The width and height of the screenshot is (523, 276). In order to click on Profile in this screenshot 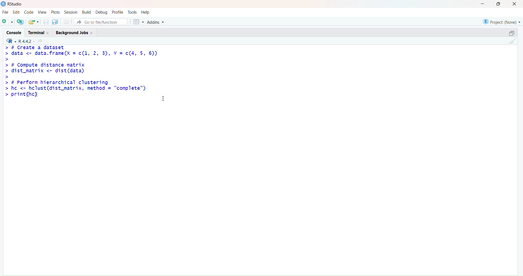, I will do `click(117, 12)`.